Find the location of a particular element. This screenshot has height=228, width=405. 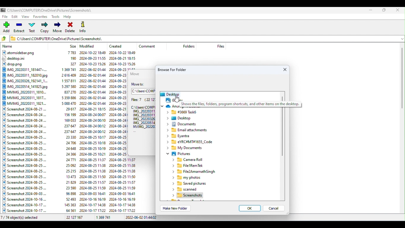

Minimize is located at coordinates (371, 9).